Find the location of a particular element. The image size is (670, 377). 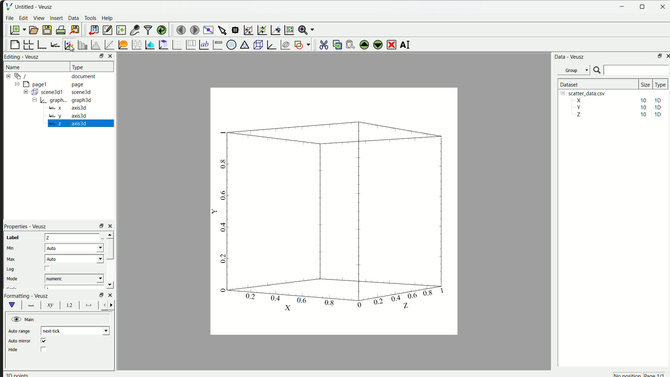

Editing is located at coordinates (13, 56).